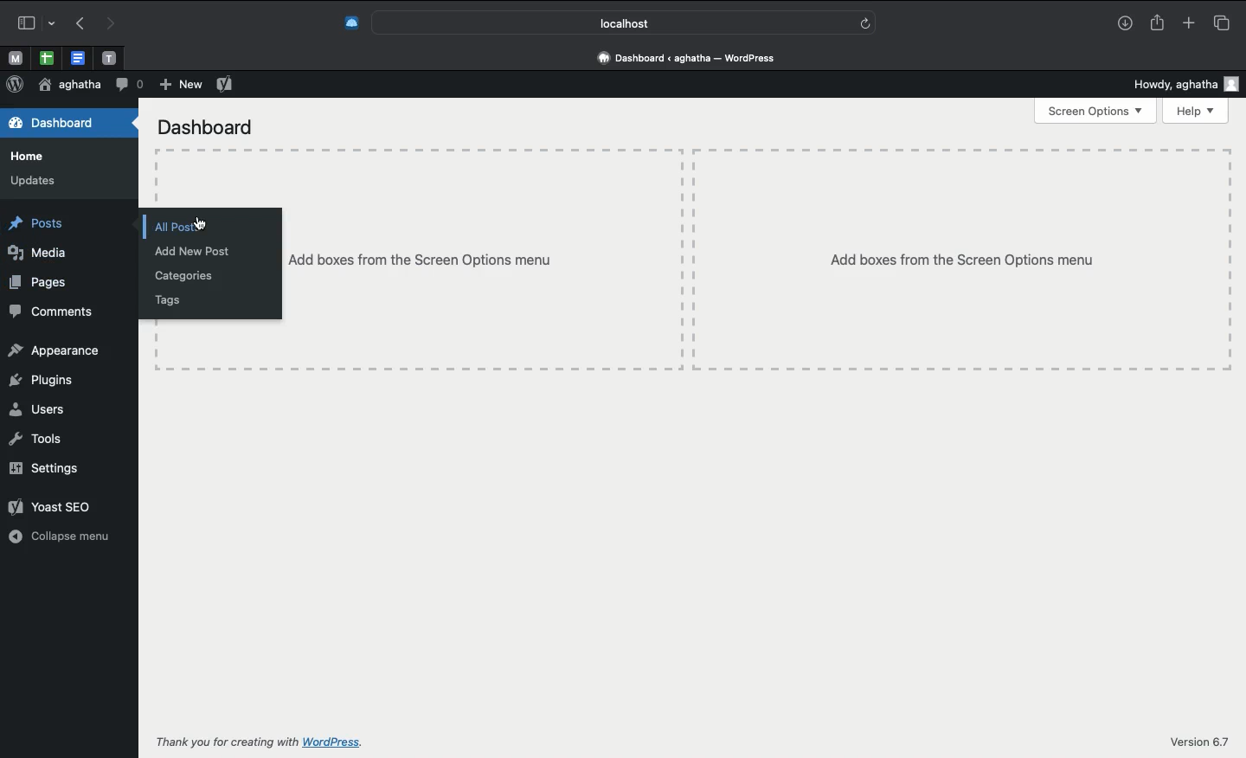 Image resolution: width=1246 pixels, height=758 pixels. What do you see at coordinates (178, 85) in the screenshot?
I see `New` at bounding box center [178, 85].